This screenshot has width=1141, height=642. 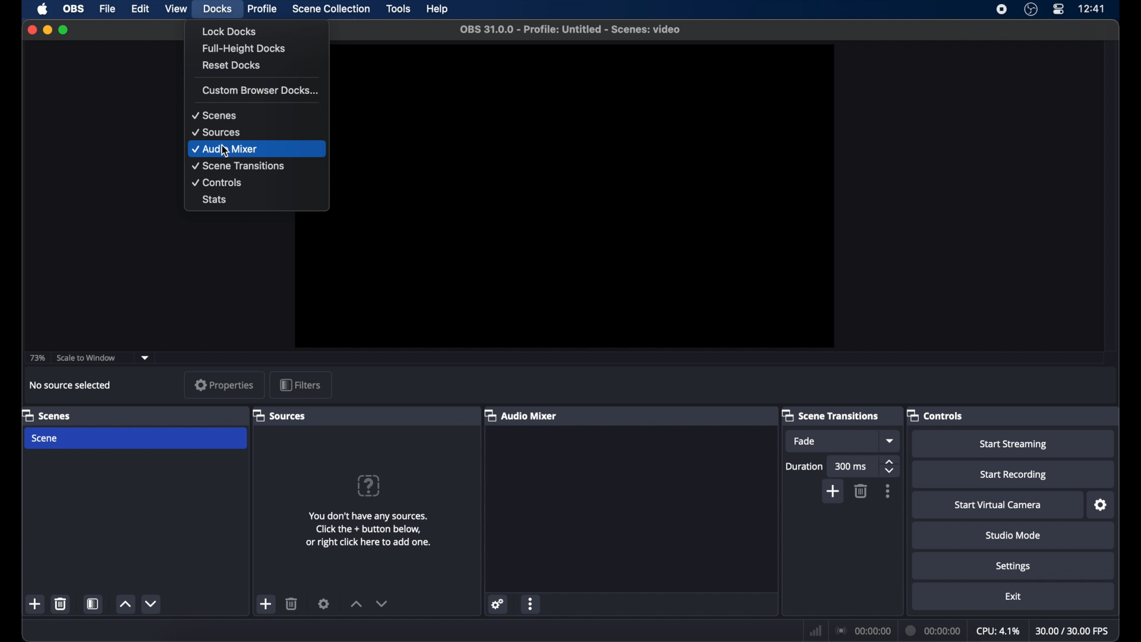 What do you see at coordinates (355, 604) in the screenshot?
I see `increment` at bounding box center [355, 604].